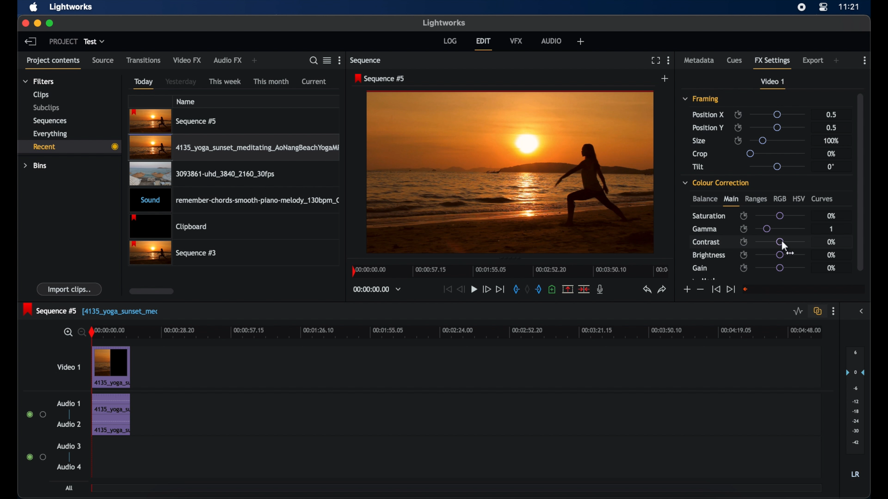  What do you see at coordinates (863, 311) in the screenshot?
I see `sidebar` at bounding box center [863, 311].